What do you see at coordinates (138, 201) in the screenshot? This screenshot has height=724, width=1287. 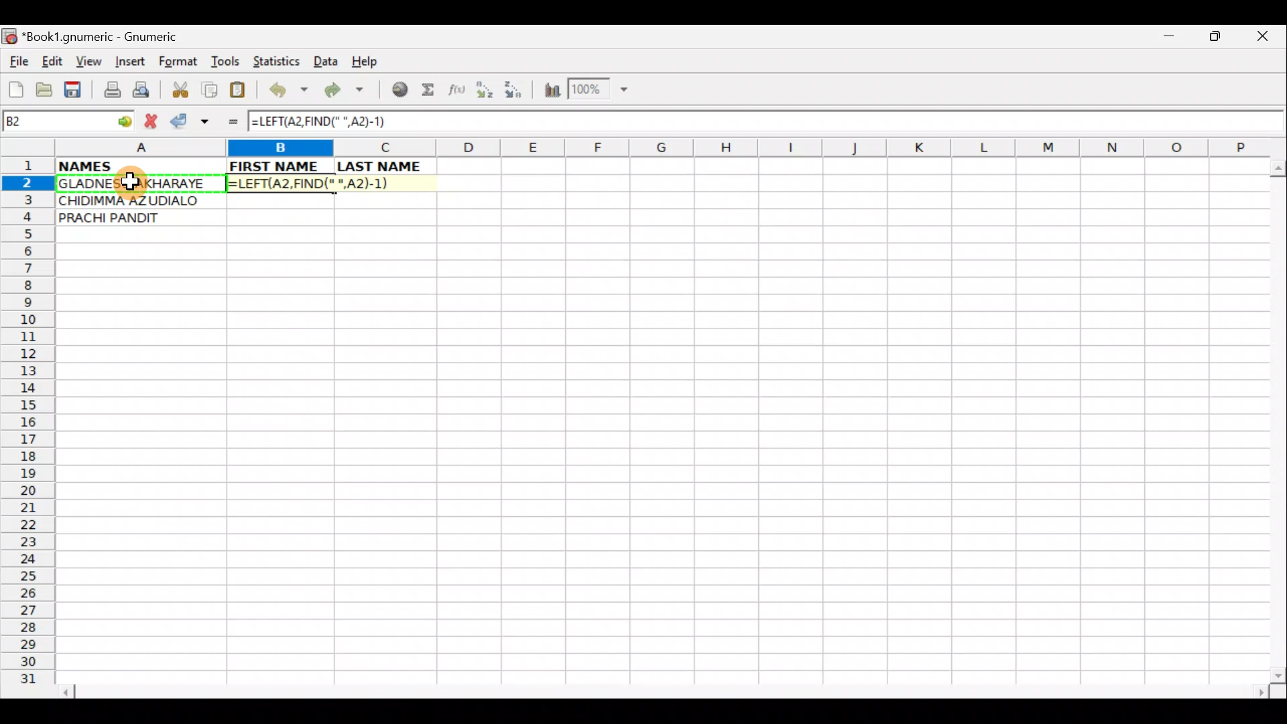 I see `CHIDIMMA AZUDIALO` at bounding box center [138, 201].